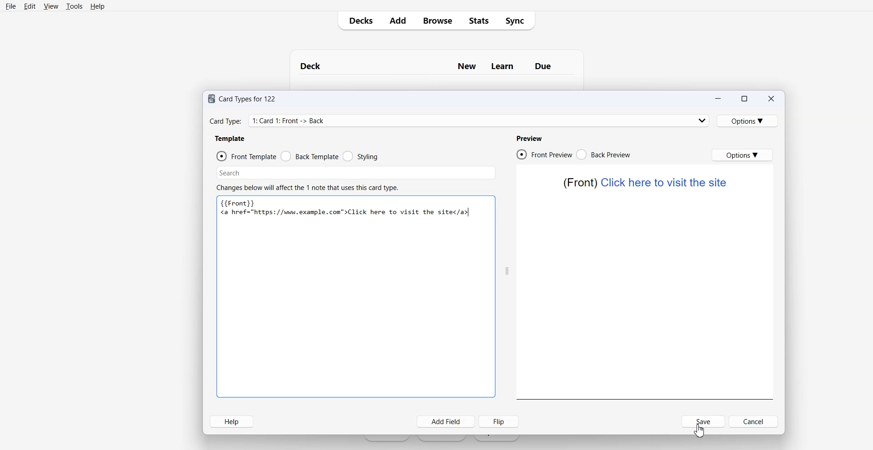 Image resolution: width=873 pixels, height=450 pixels. What do you see at coordinates (530, 139) in the screenshot?
I see `Preview` at bounding box center [530, 139].